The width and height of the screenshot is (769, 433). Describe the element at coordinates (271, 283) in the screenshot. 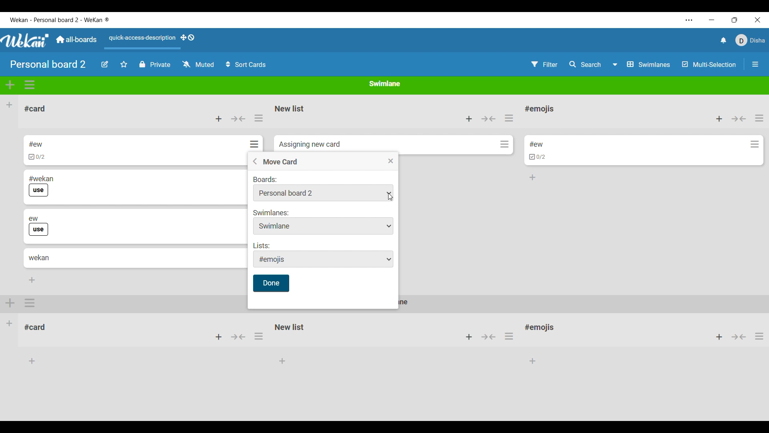

I see `Save inputs` at that location.